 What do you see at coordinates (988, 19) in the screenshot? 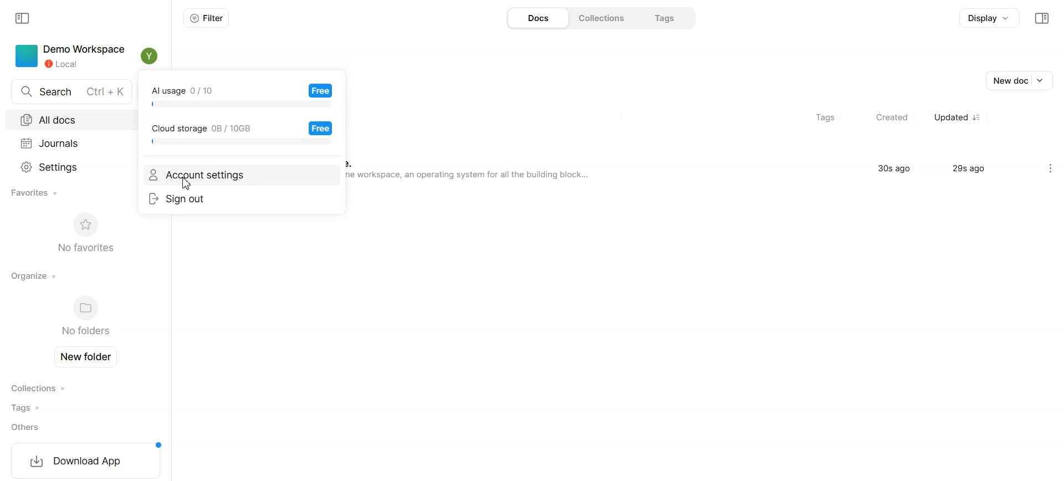
I see `Display` at bounding box center [988, 19].